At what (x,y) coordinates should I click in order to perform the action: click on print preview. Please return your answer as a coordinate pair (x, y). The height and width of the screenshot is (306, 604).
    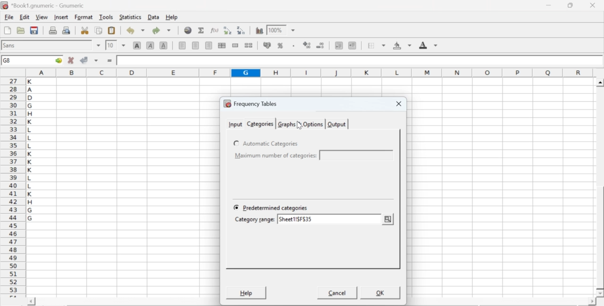
    Looking at the image, I should click on (67, 30).